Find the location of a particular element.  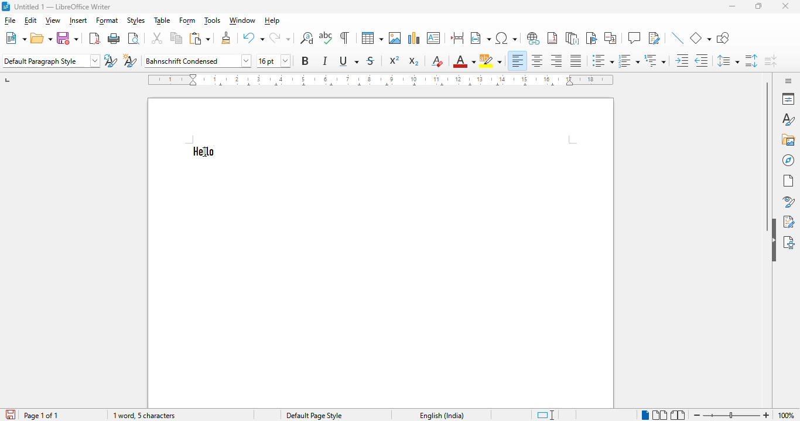

italic is located at coordinates (326, 60).